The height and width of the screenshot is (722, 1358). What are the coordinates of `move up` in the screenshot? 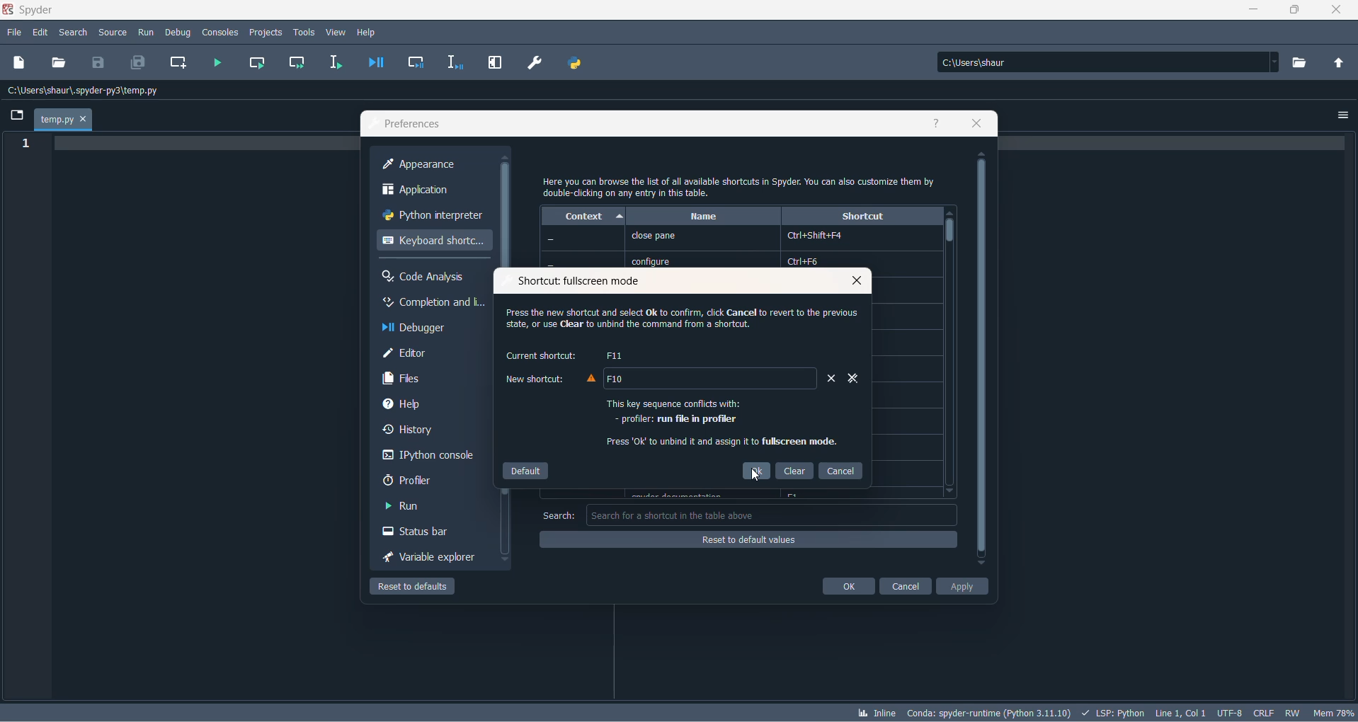 It's located at (949, 213).